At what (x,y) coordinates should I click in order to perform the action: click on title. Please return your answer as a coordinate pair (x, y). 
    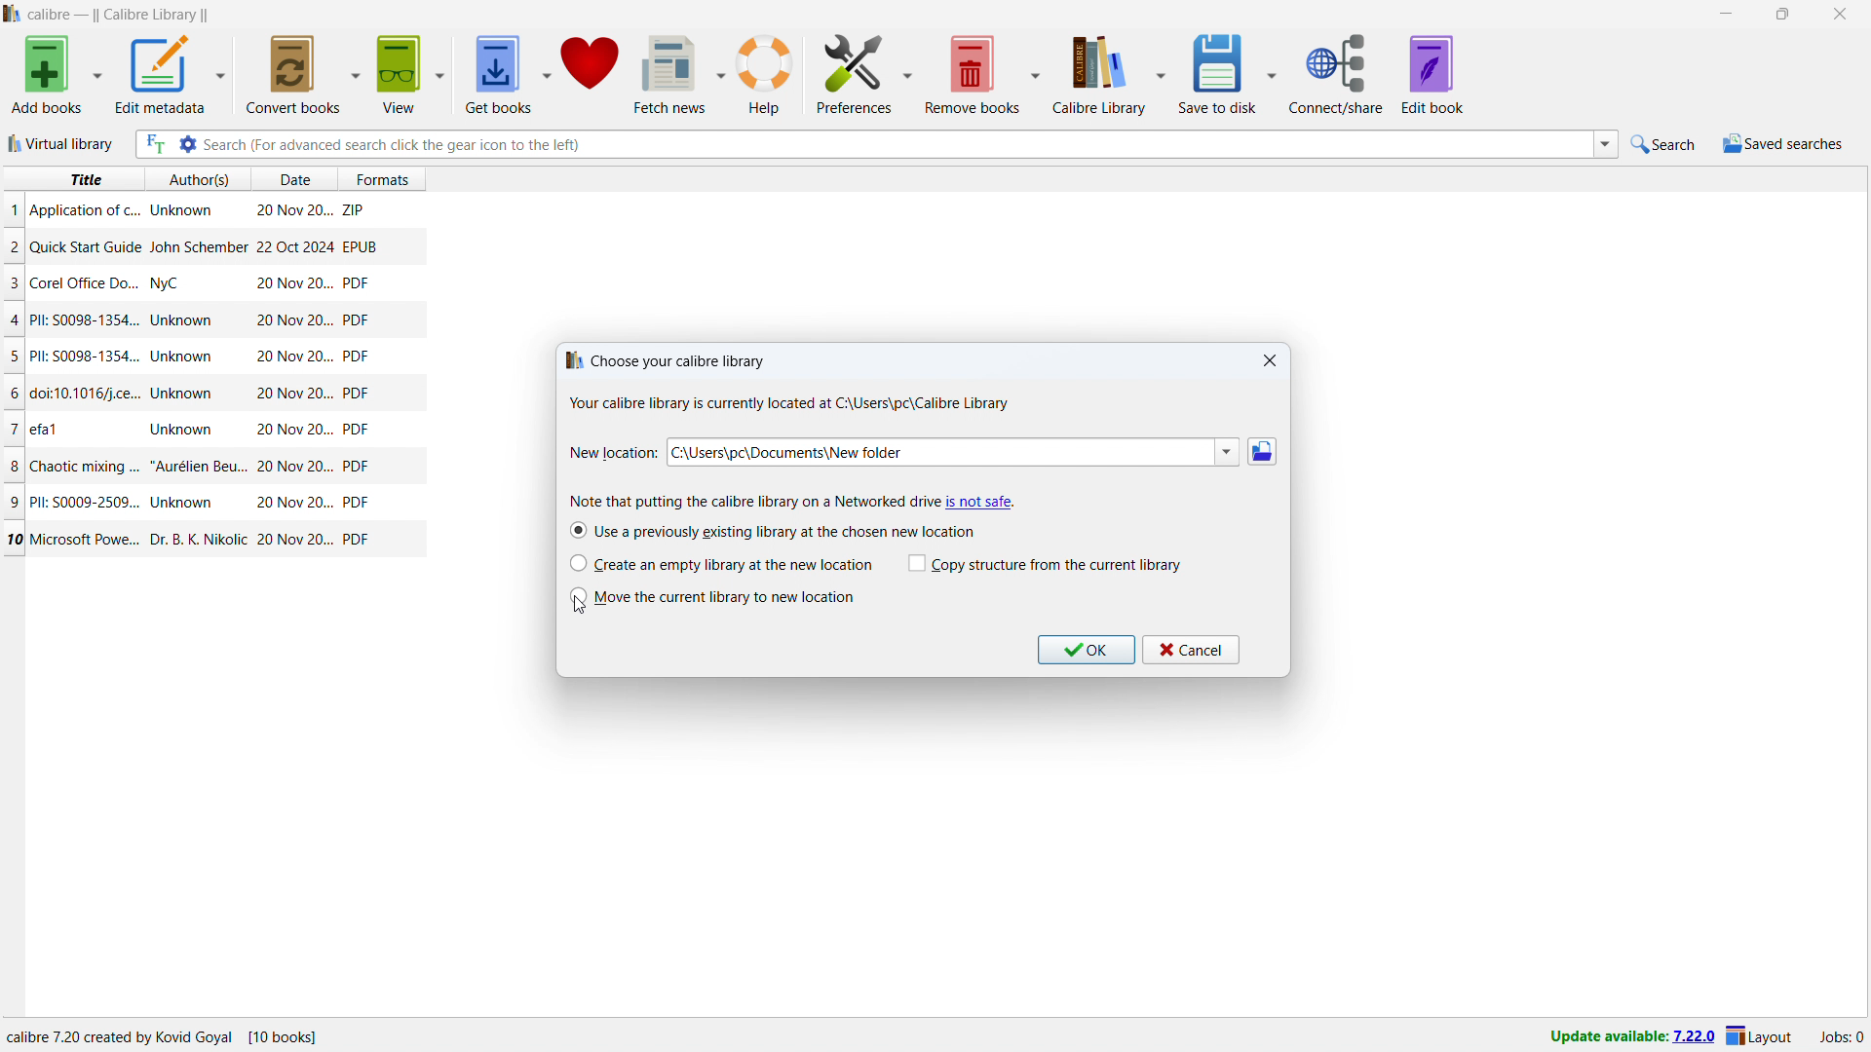
    Looking at the image, I should click on (120, 16).